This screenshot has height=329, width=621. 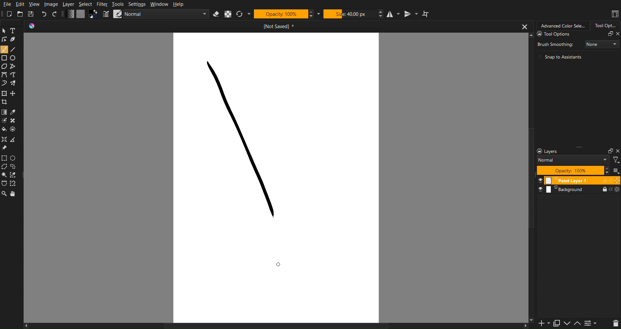 What do you see at coordinates (16, 49) in the screenshot?
I see `Line` at bounding box center [16, 49].